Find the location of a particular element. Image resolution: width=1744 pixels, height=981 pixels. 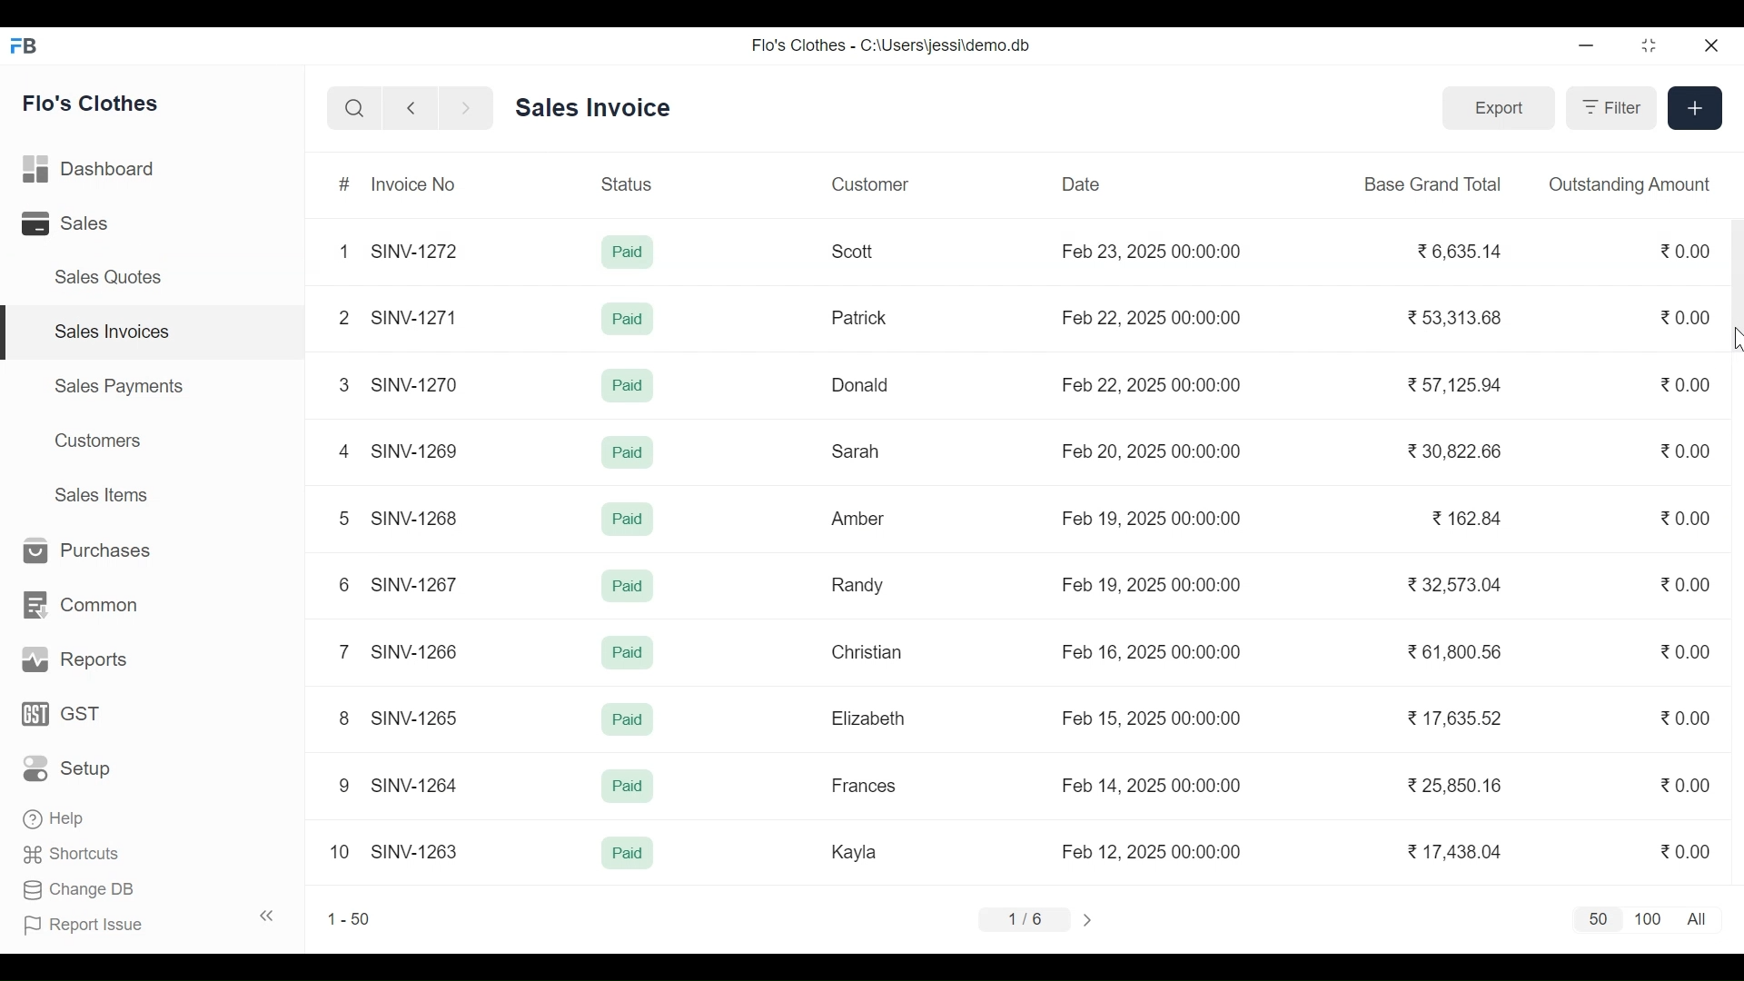

Sales is located at coordinates (69, 224).